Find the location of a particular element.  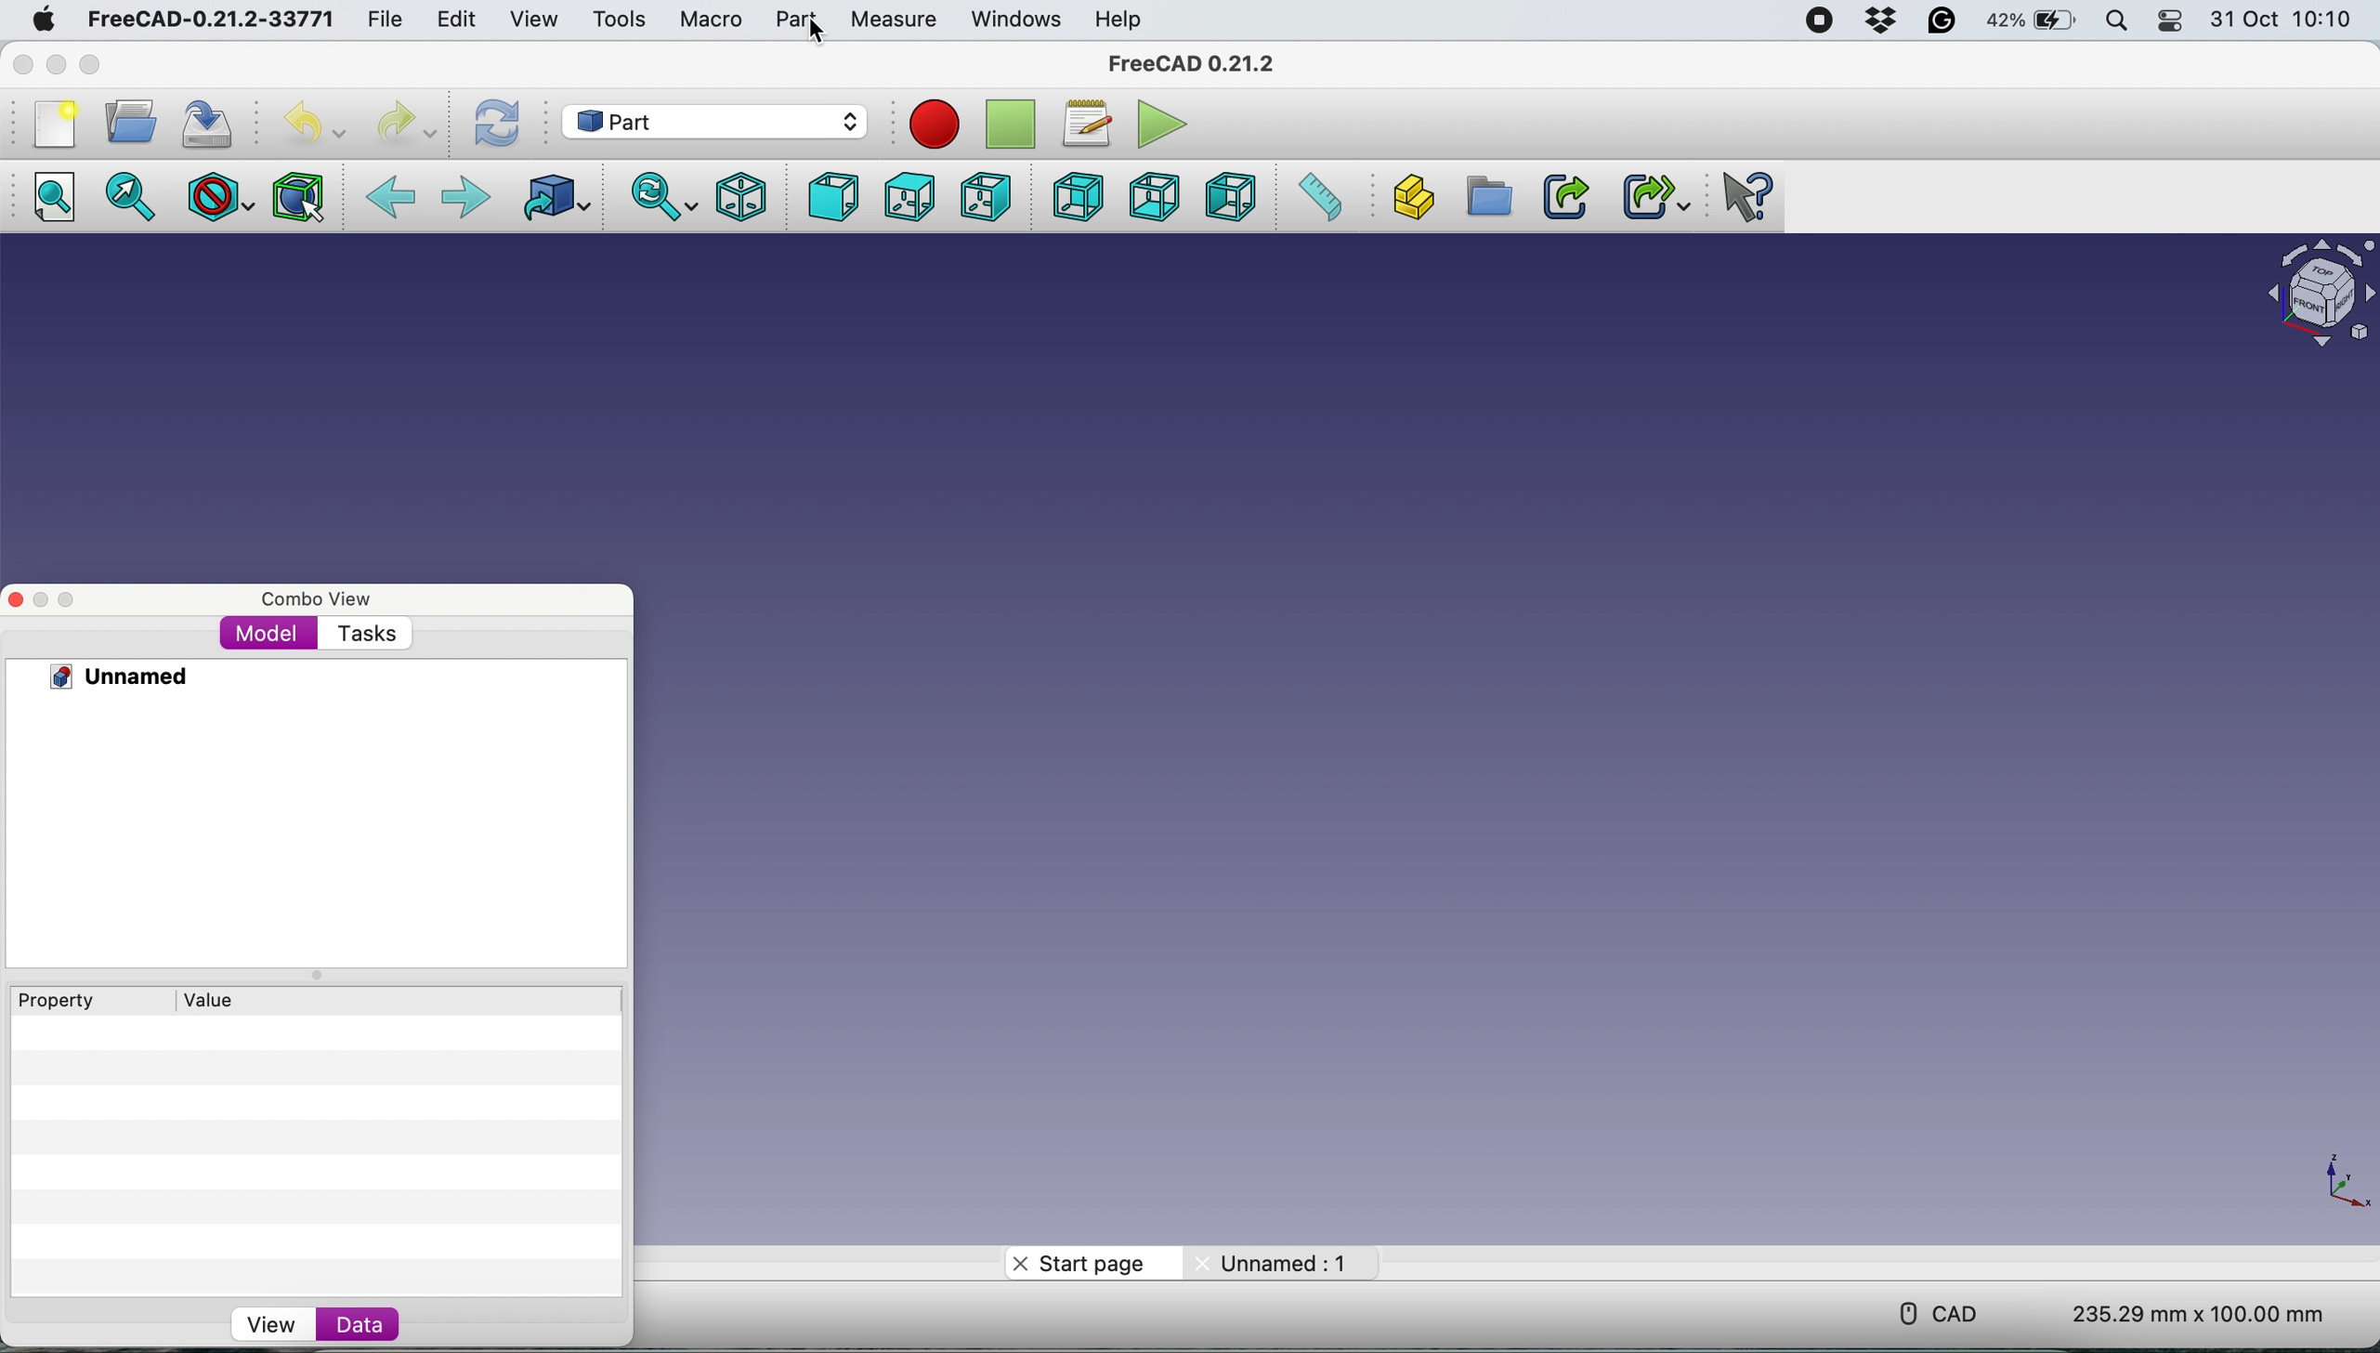

Tasks is located at coordinates (366, 637).